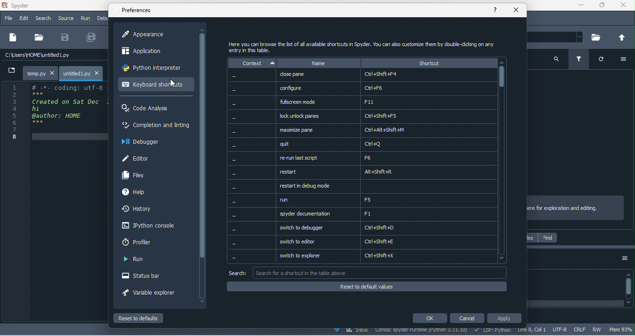  What do you see at coordinates (622, 60) in the screenshot?
I see `option` at bounding box center [622, 60].